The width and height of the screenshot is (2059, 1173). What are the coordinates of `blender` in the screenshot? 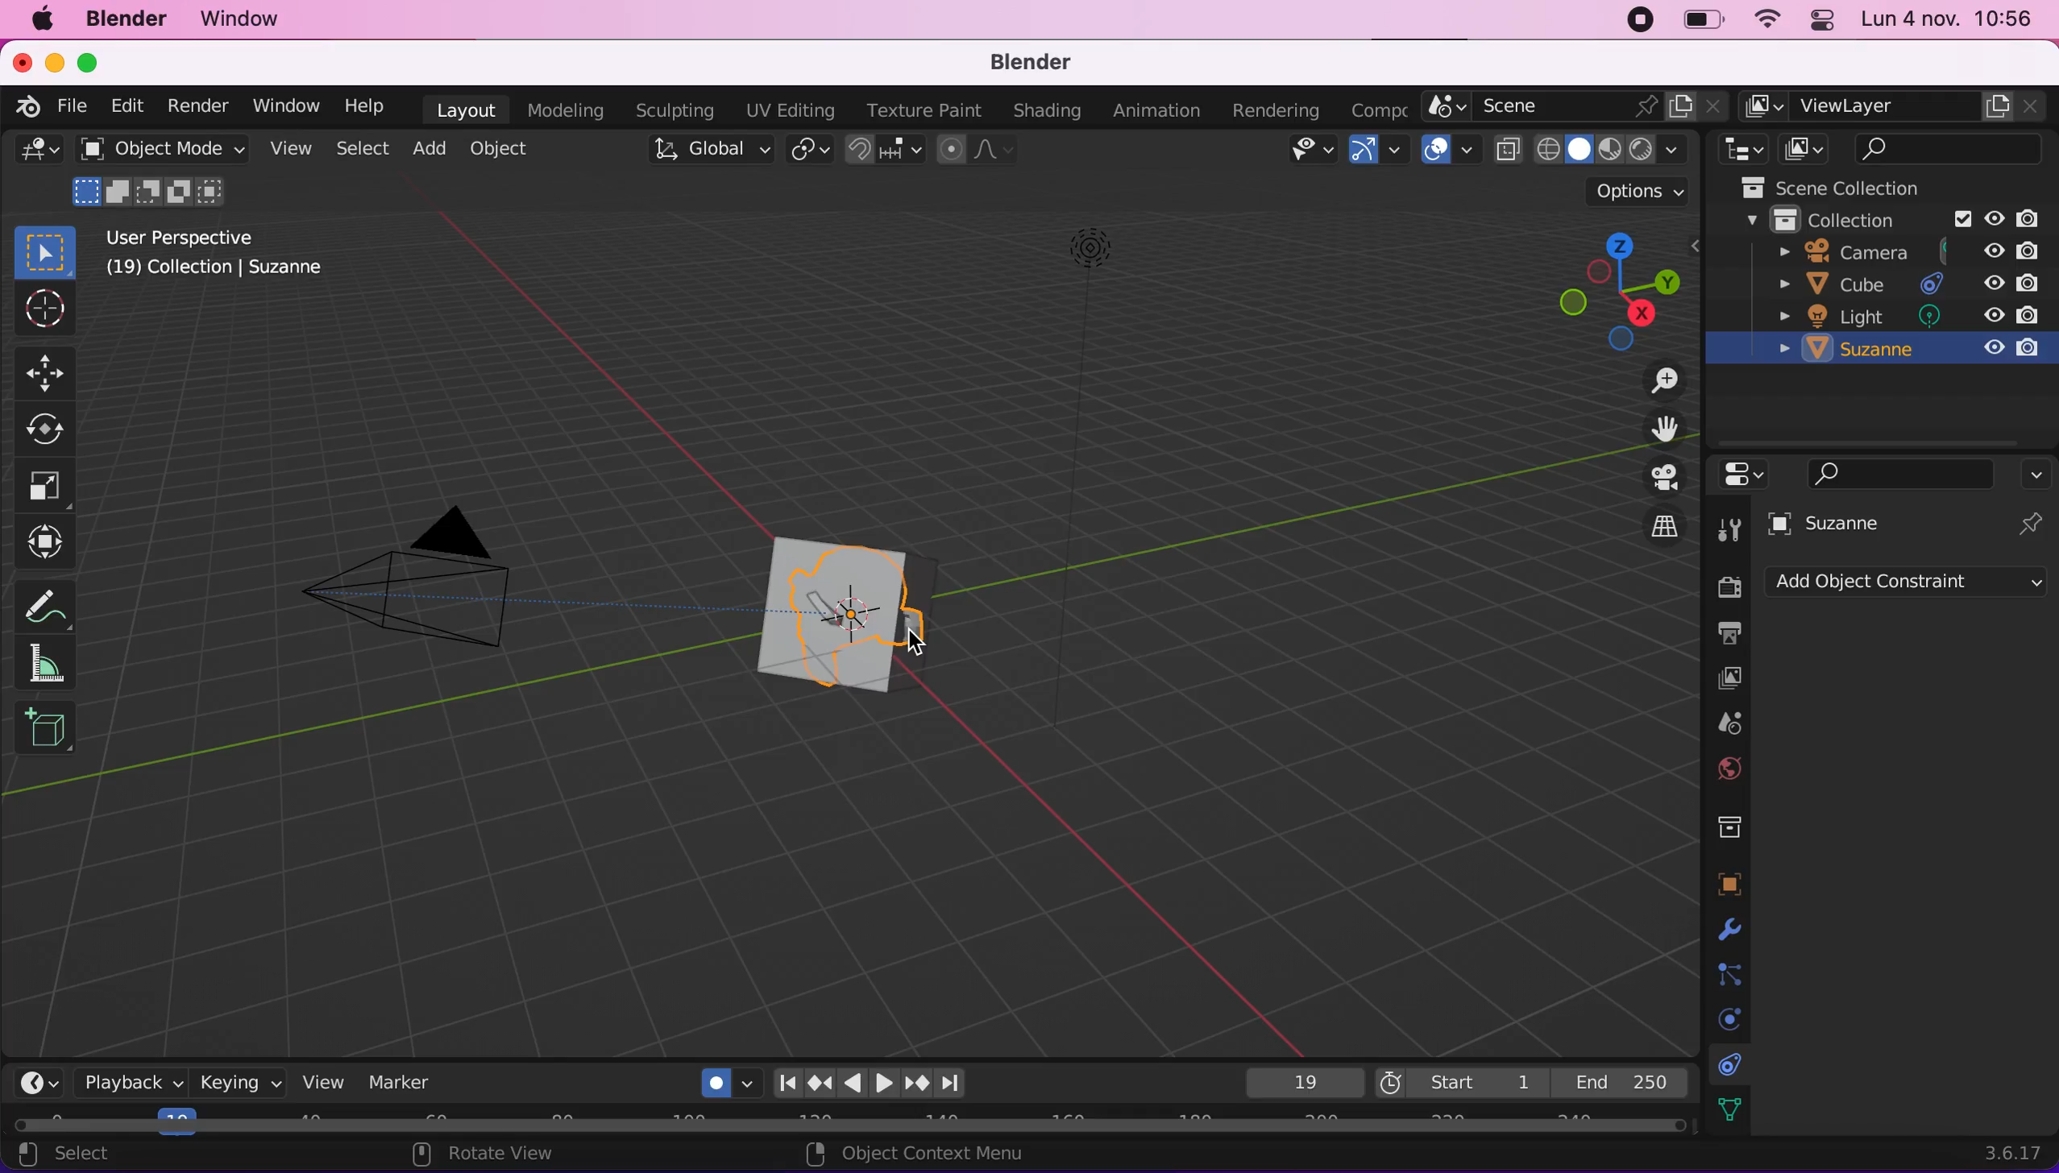 It's located at (129, 20).